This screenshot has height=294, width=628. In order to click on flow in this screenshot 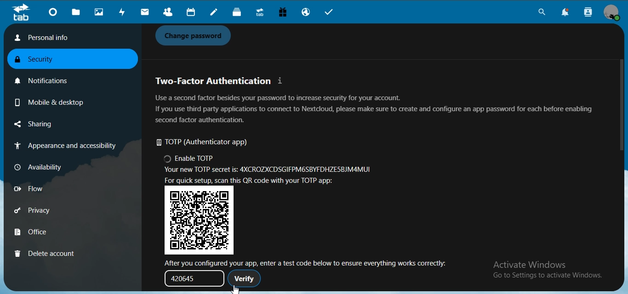, I will do `click(43, 189)`.